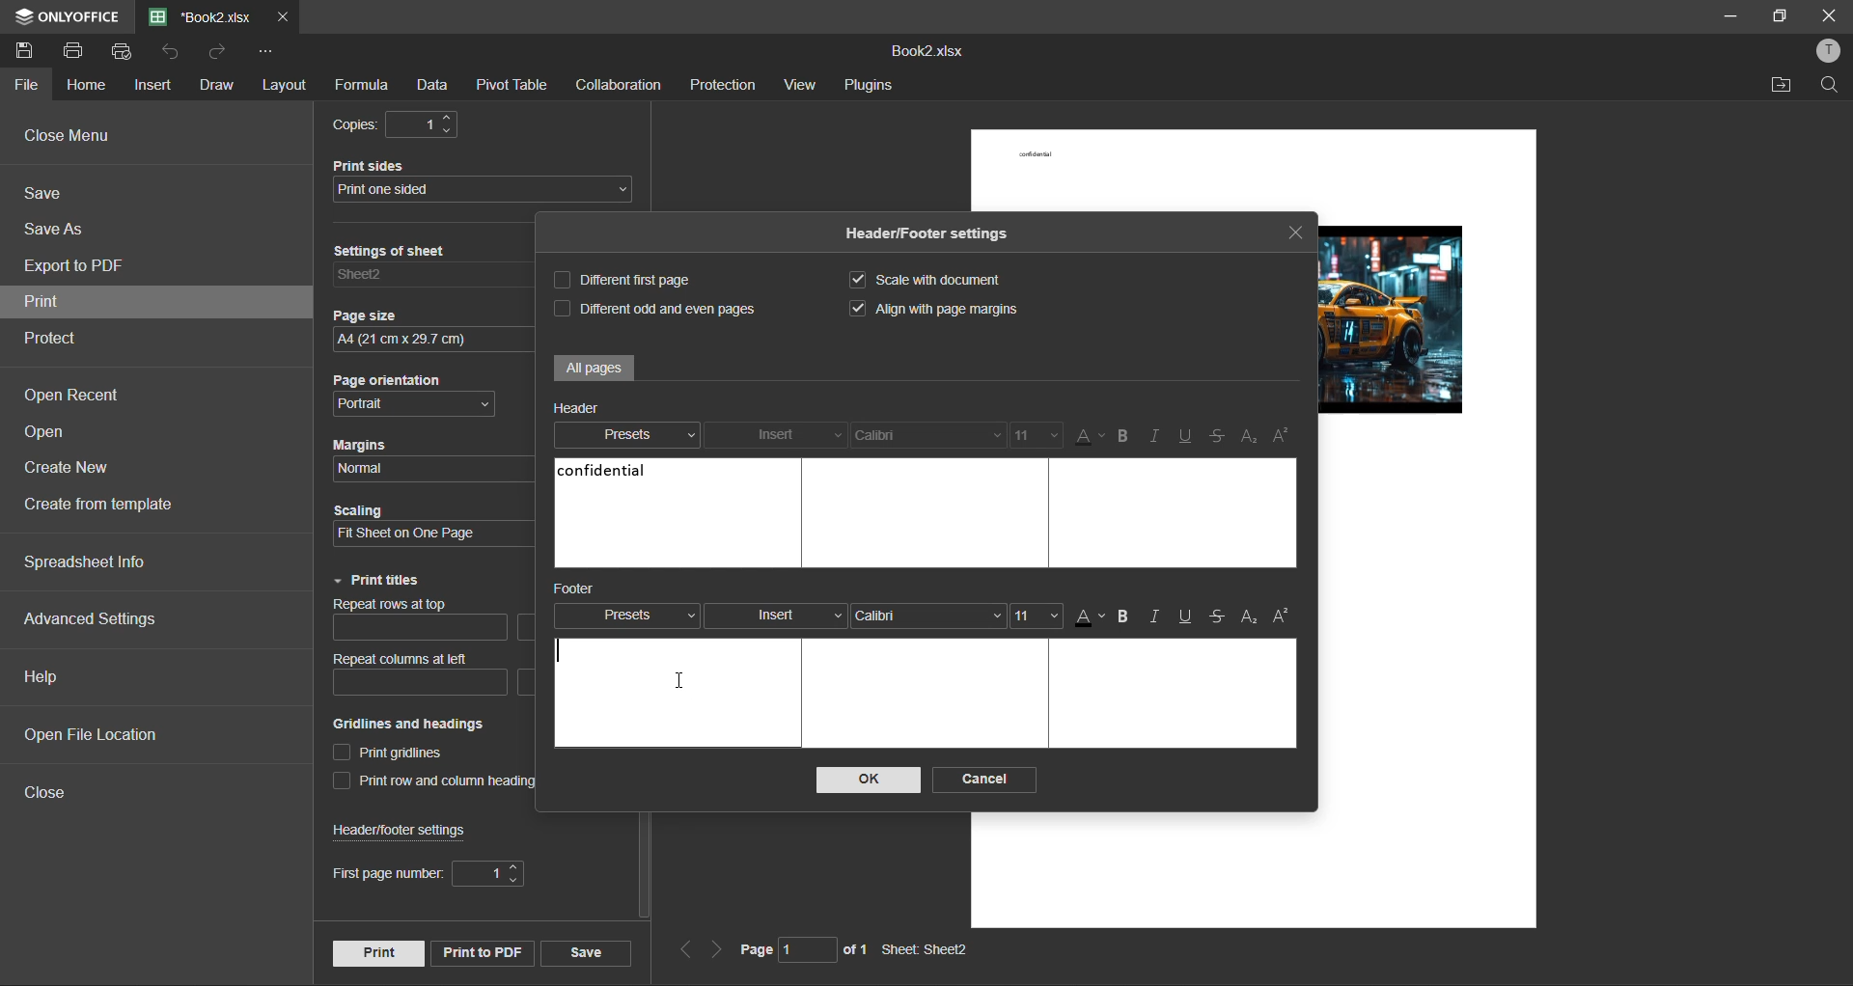  What do you see at coordinates (483, 953) in the screenshot?
I see `print to pdf` at bounding box center [483, 953].